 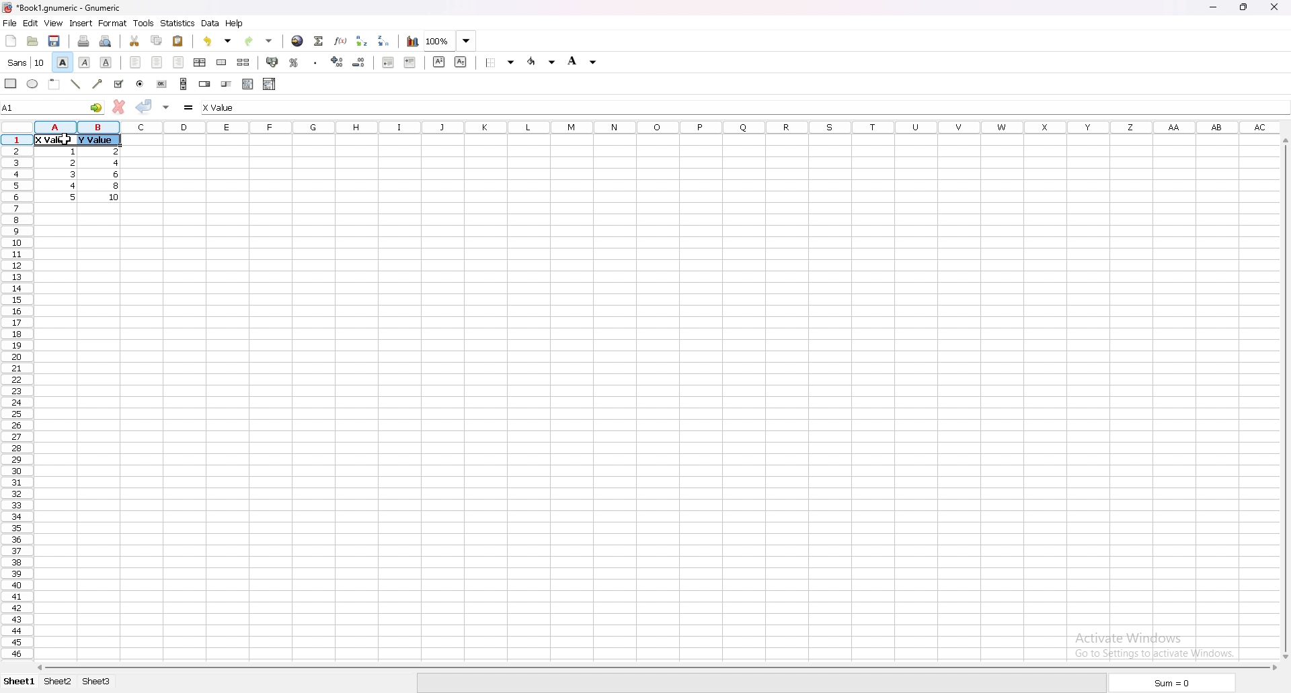 What do you see at coordinates (32, 83) in the screenshot?
I see `ellipse` at bounding box center [32, 83].